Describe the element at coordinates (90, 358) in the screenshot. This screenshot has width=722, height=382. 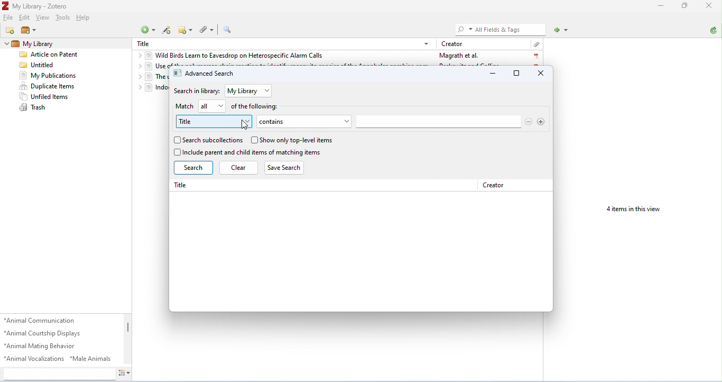
I see `male animals` at that location.